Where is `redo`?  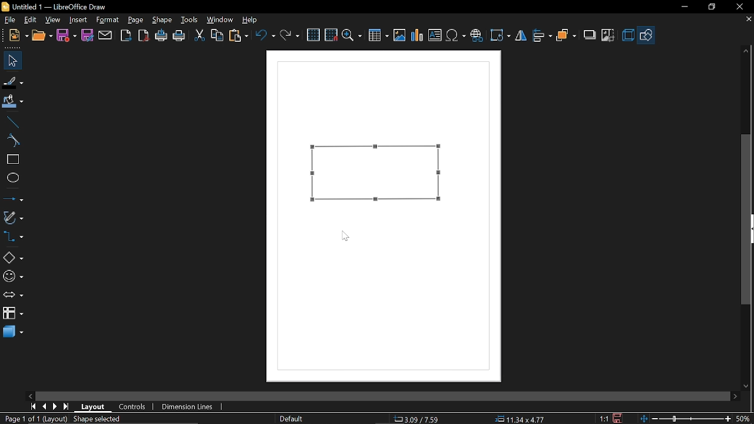 redo is located at coordinates (289, 37).